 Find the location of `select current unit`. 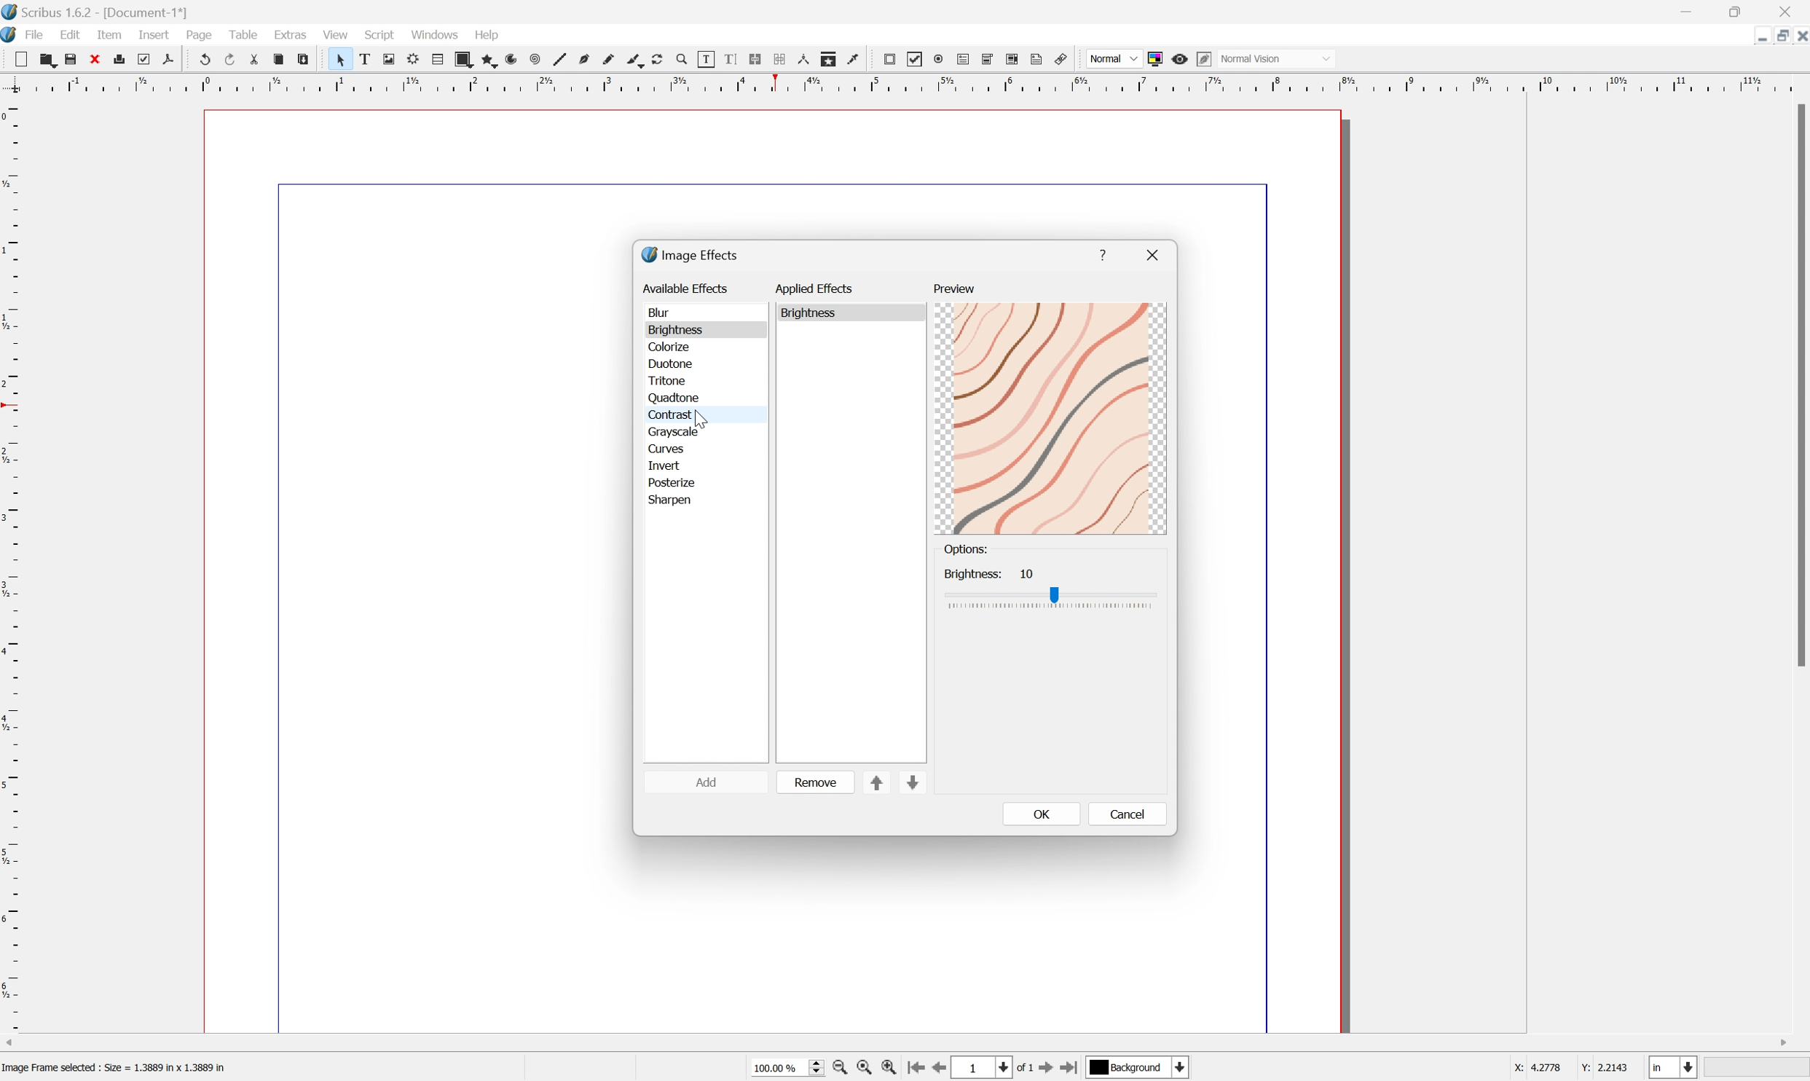

select current unit is located at coordinates (1675, 1067).